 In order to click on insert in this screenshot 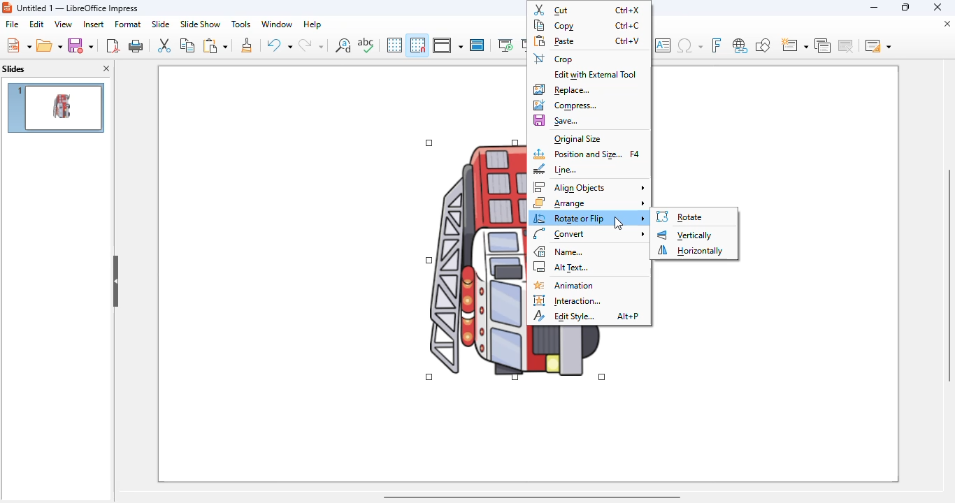, I will do `click(94, 24)`.